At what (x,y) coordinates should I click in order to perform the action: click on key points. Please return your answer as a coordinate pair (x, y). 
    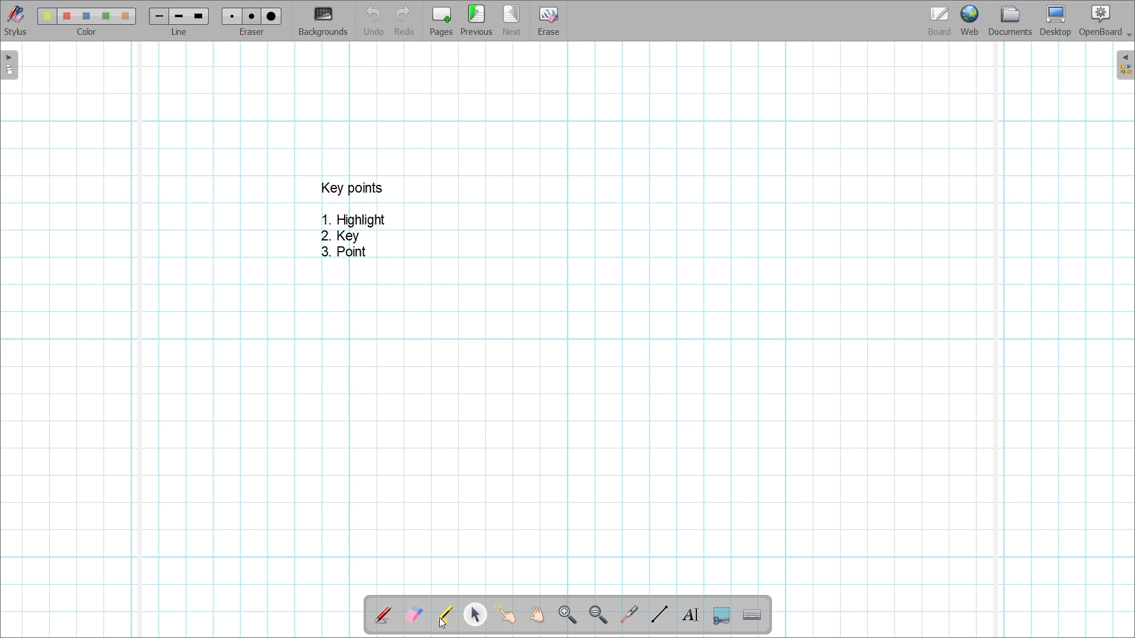
    Looking at the image, I should click on (351, 188).